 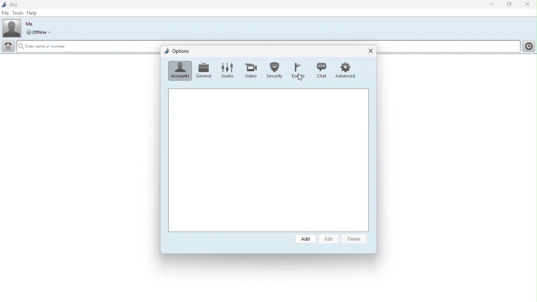 I want to click on Accounts, so click(x=180, y=71).